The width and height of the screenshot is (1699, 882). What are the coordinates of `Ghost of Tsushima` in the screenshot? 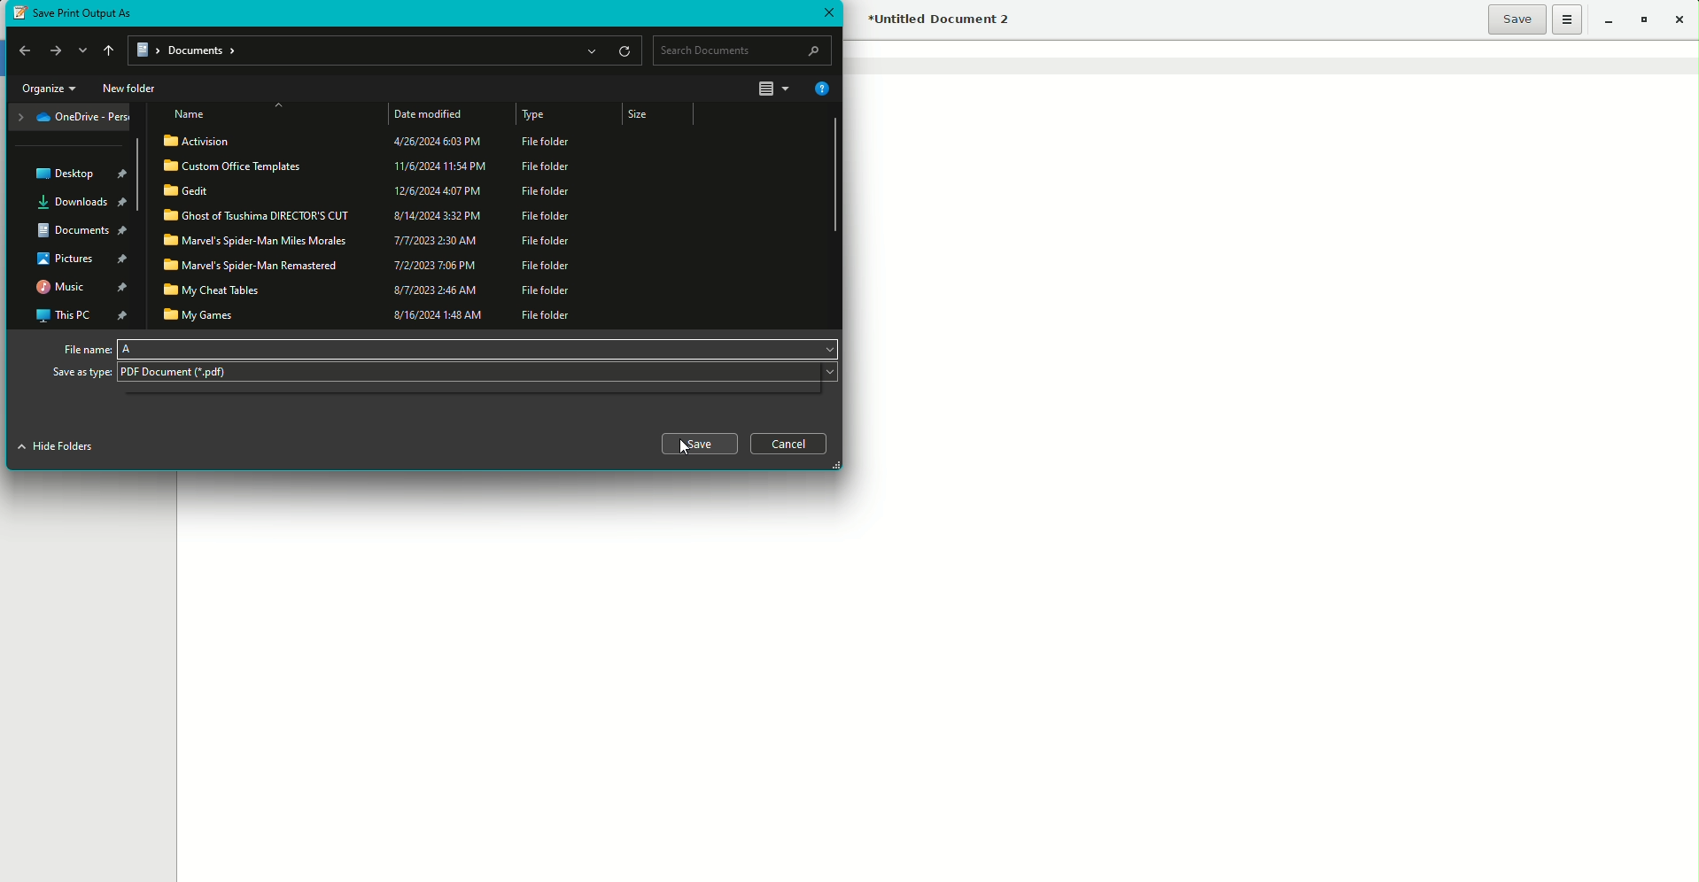 It's located at (370, 215).